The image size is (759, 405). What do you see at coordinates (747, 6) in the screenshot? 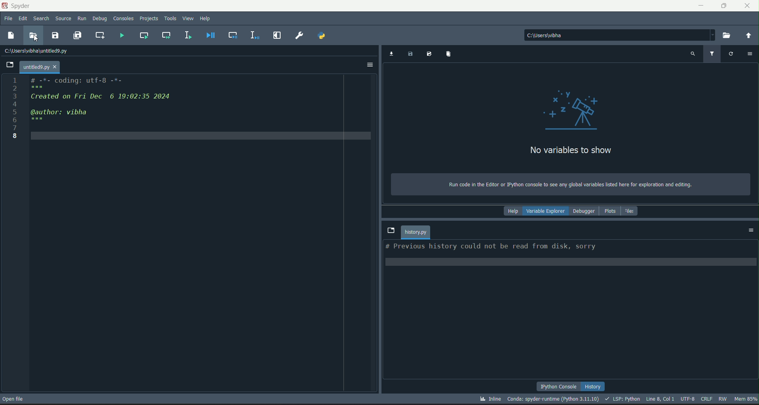
I see `close` at bounding box center [747, 6].